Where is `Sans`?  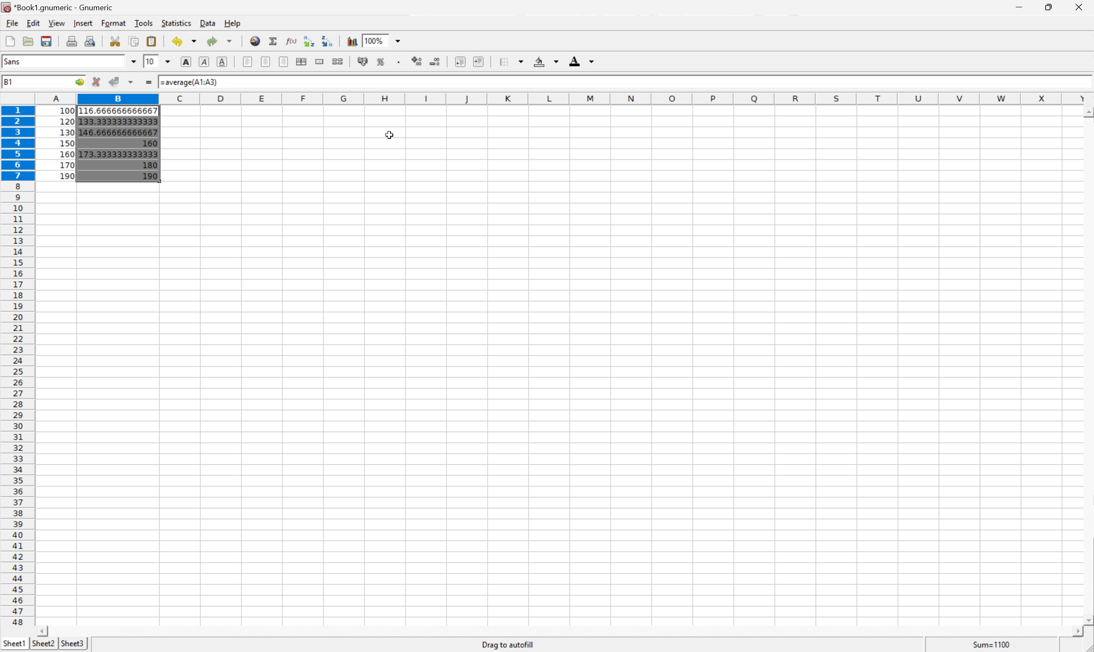 Sans is located at coordinates (13, 62).